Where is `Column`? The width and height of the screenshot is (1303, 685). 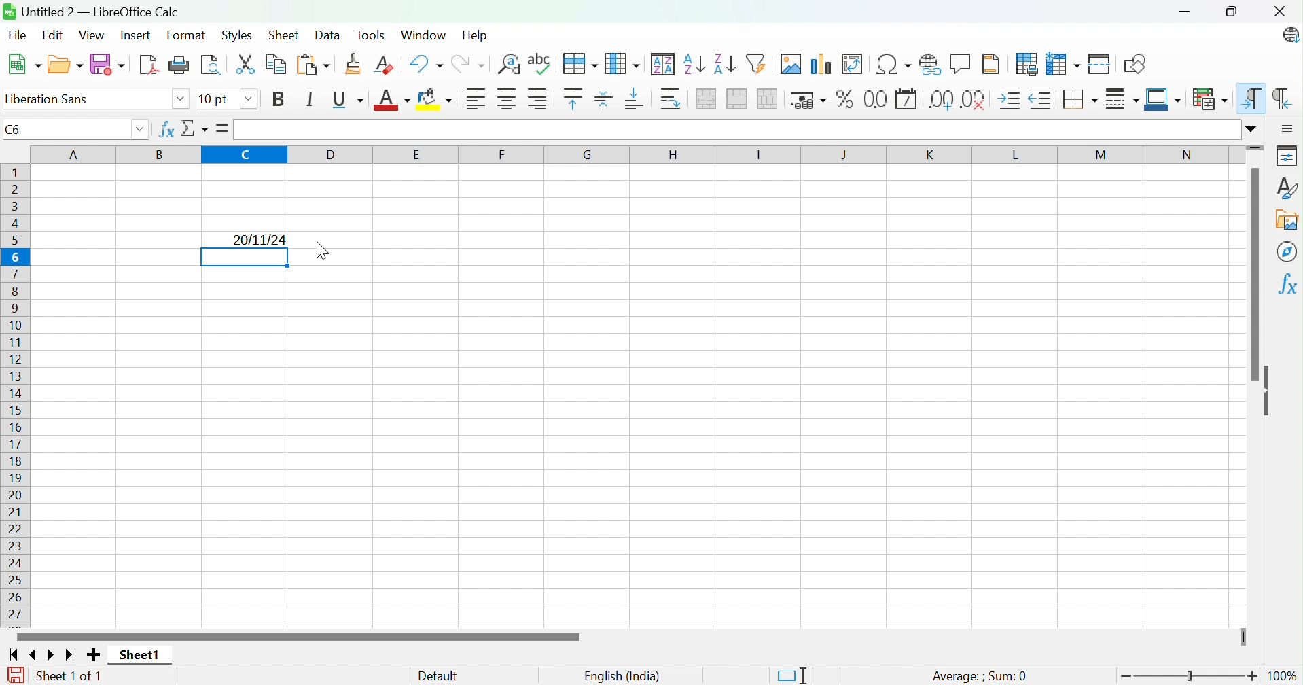
Column is located at coordinates (623, 64).